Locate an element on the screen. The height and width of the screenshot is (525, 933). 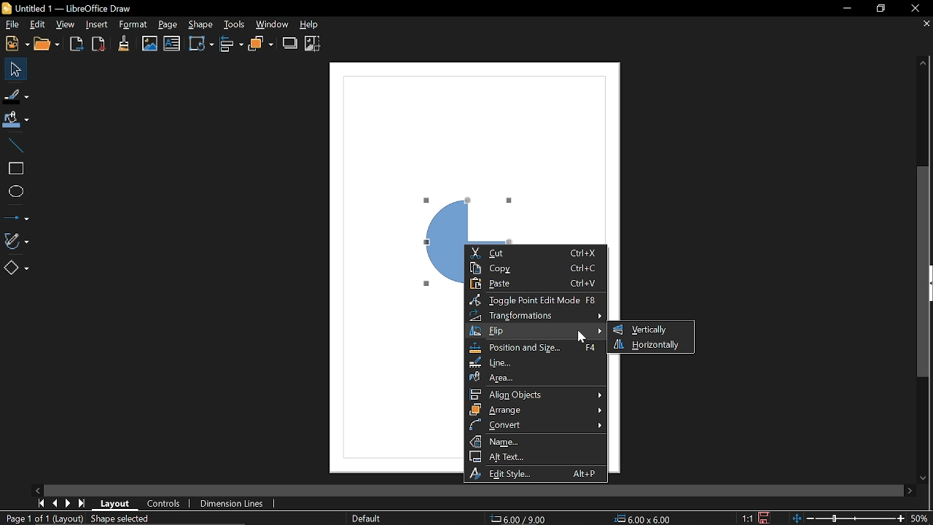
Move down is located at coordinates (926, 477).